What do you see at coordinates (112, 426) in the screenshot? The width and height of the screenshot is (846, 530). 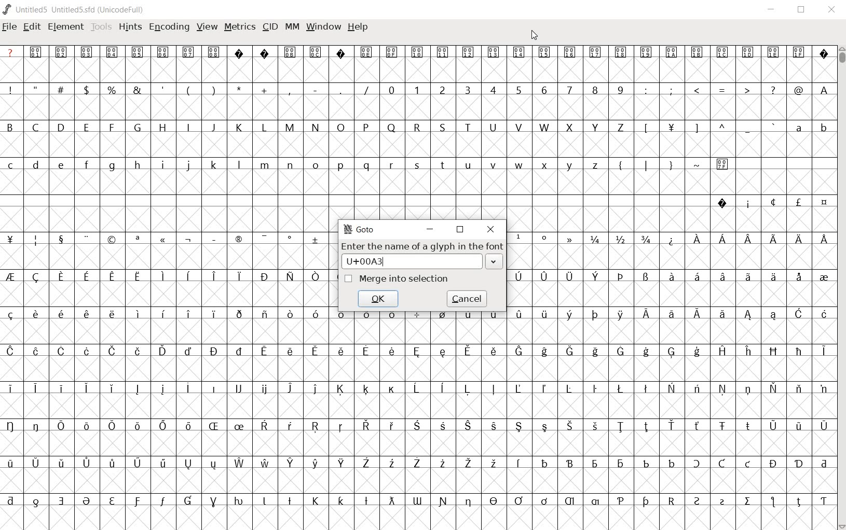 I see `Symbol` at bounding box center [112, 426].